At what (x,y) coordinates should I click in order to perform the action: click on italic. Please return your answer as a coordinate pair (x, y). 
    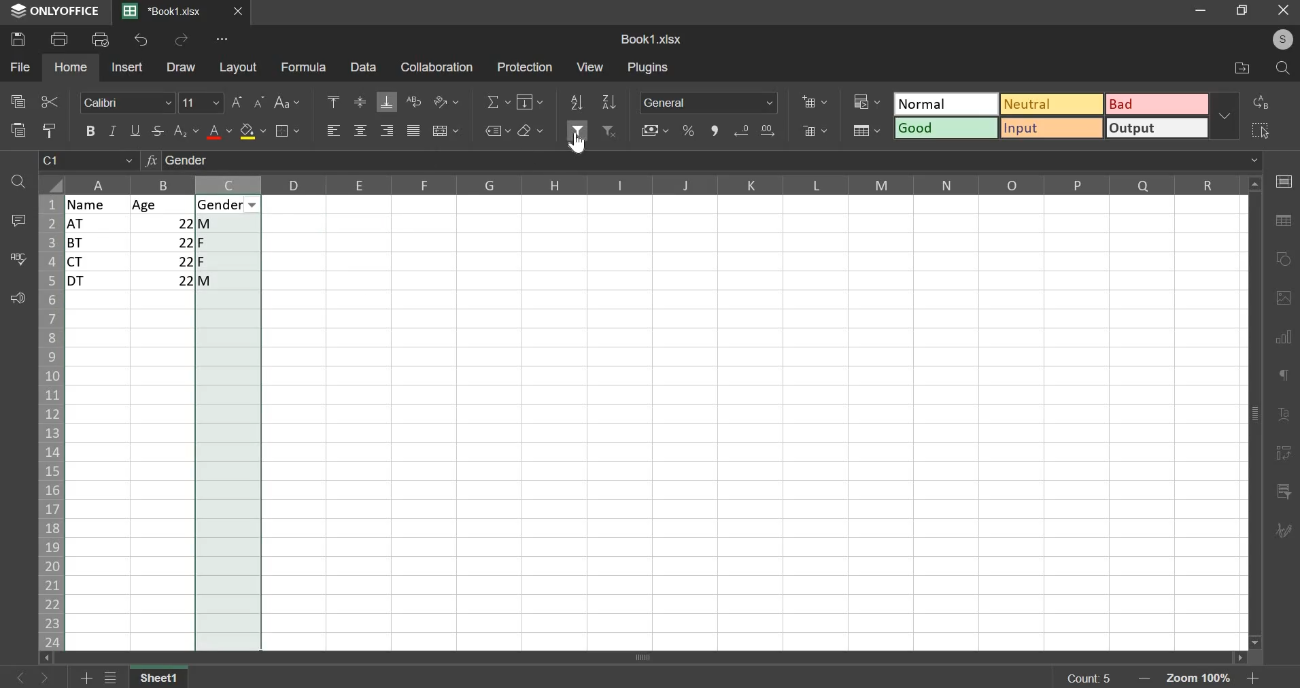
    Looking at the image, I should click on (112, 131).